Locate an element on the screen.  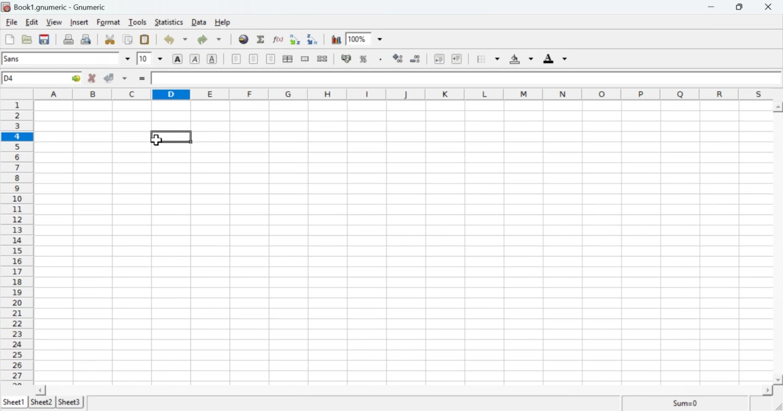
Accept change is located at coordinates (116, 79).